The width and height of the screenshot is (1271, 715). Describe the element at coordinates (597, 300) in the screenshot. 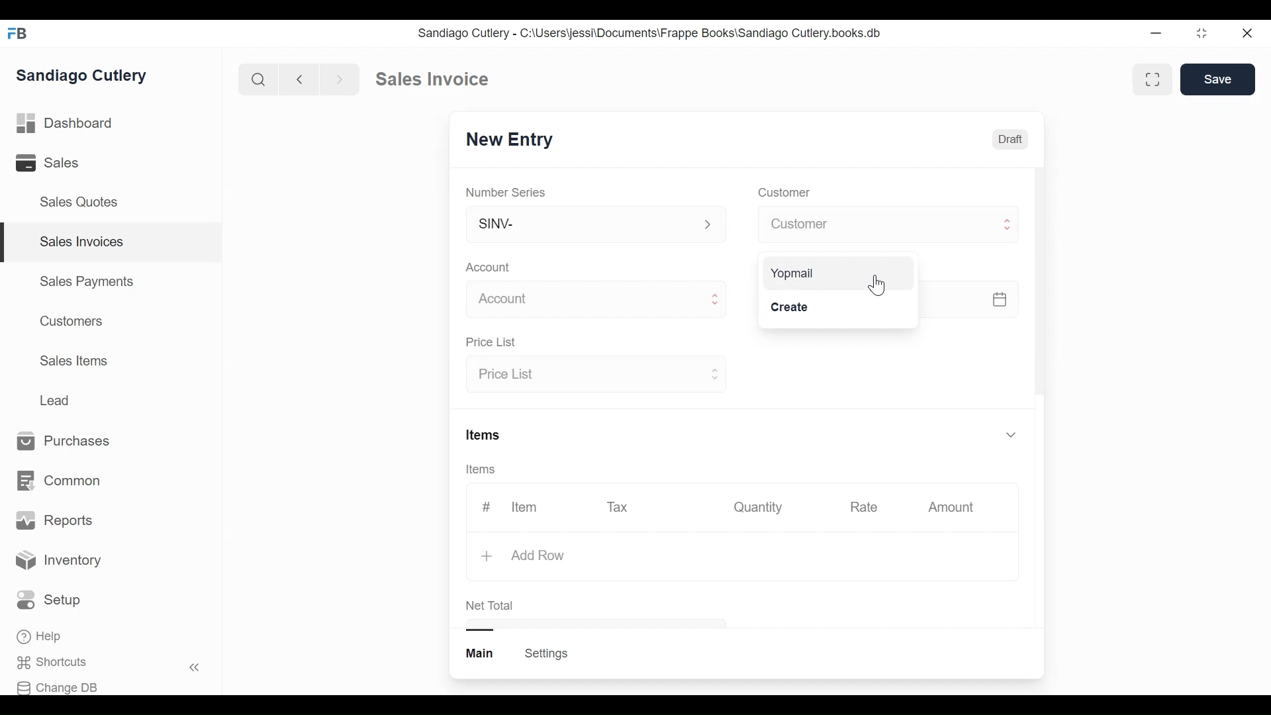

I see `Account p` at that location.